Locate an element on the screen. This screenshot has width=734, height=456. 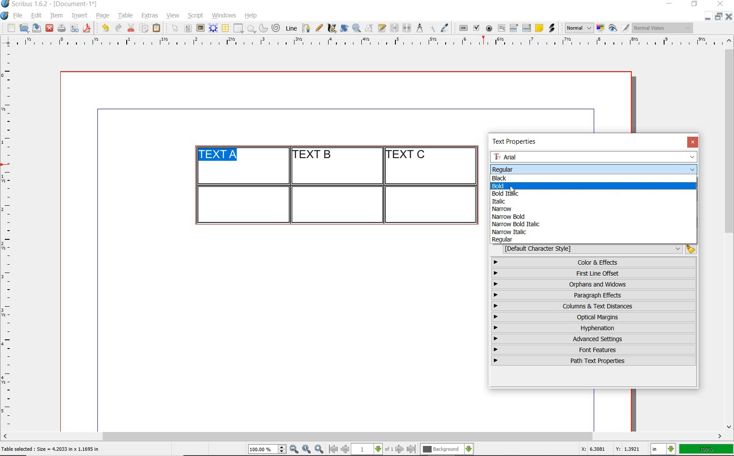
spiral is located at coordinates (277, 28).